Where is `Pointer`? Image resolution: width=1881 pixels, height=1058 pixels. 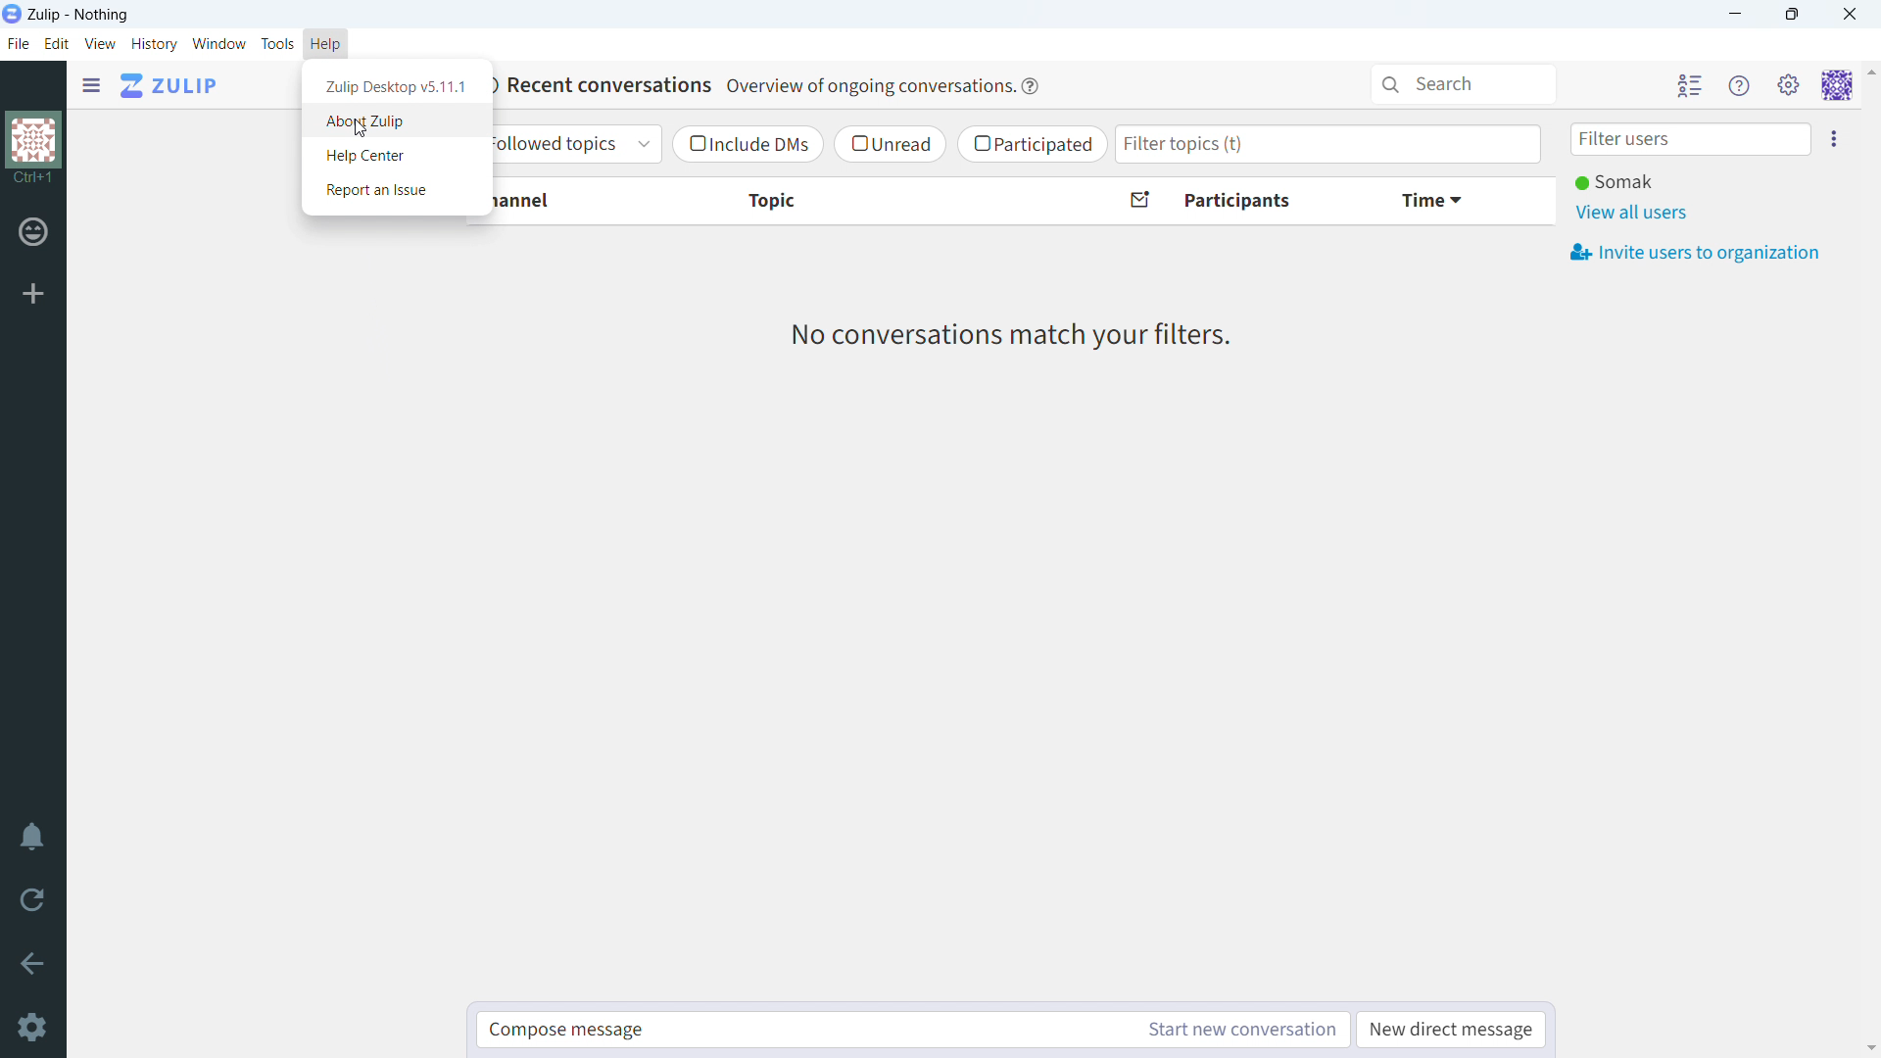
Pointer is located at coordinates (366, 133).